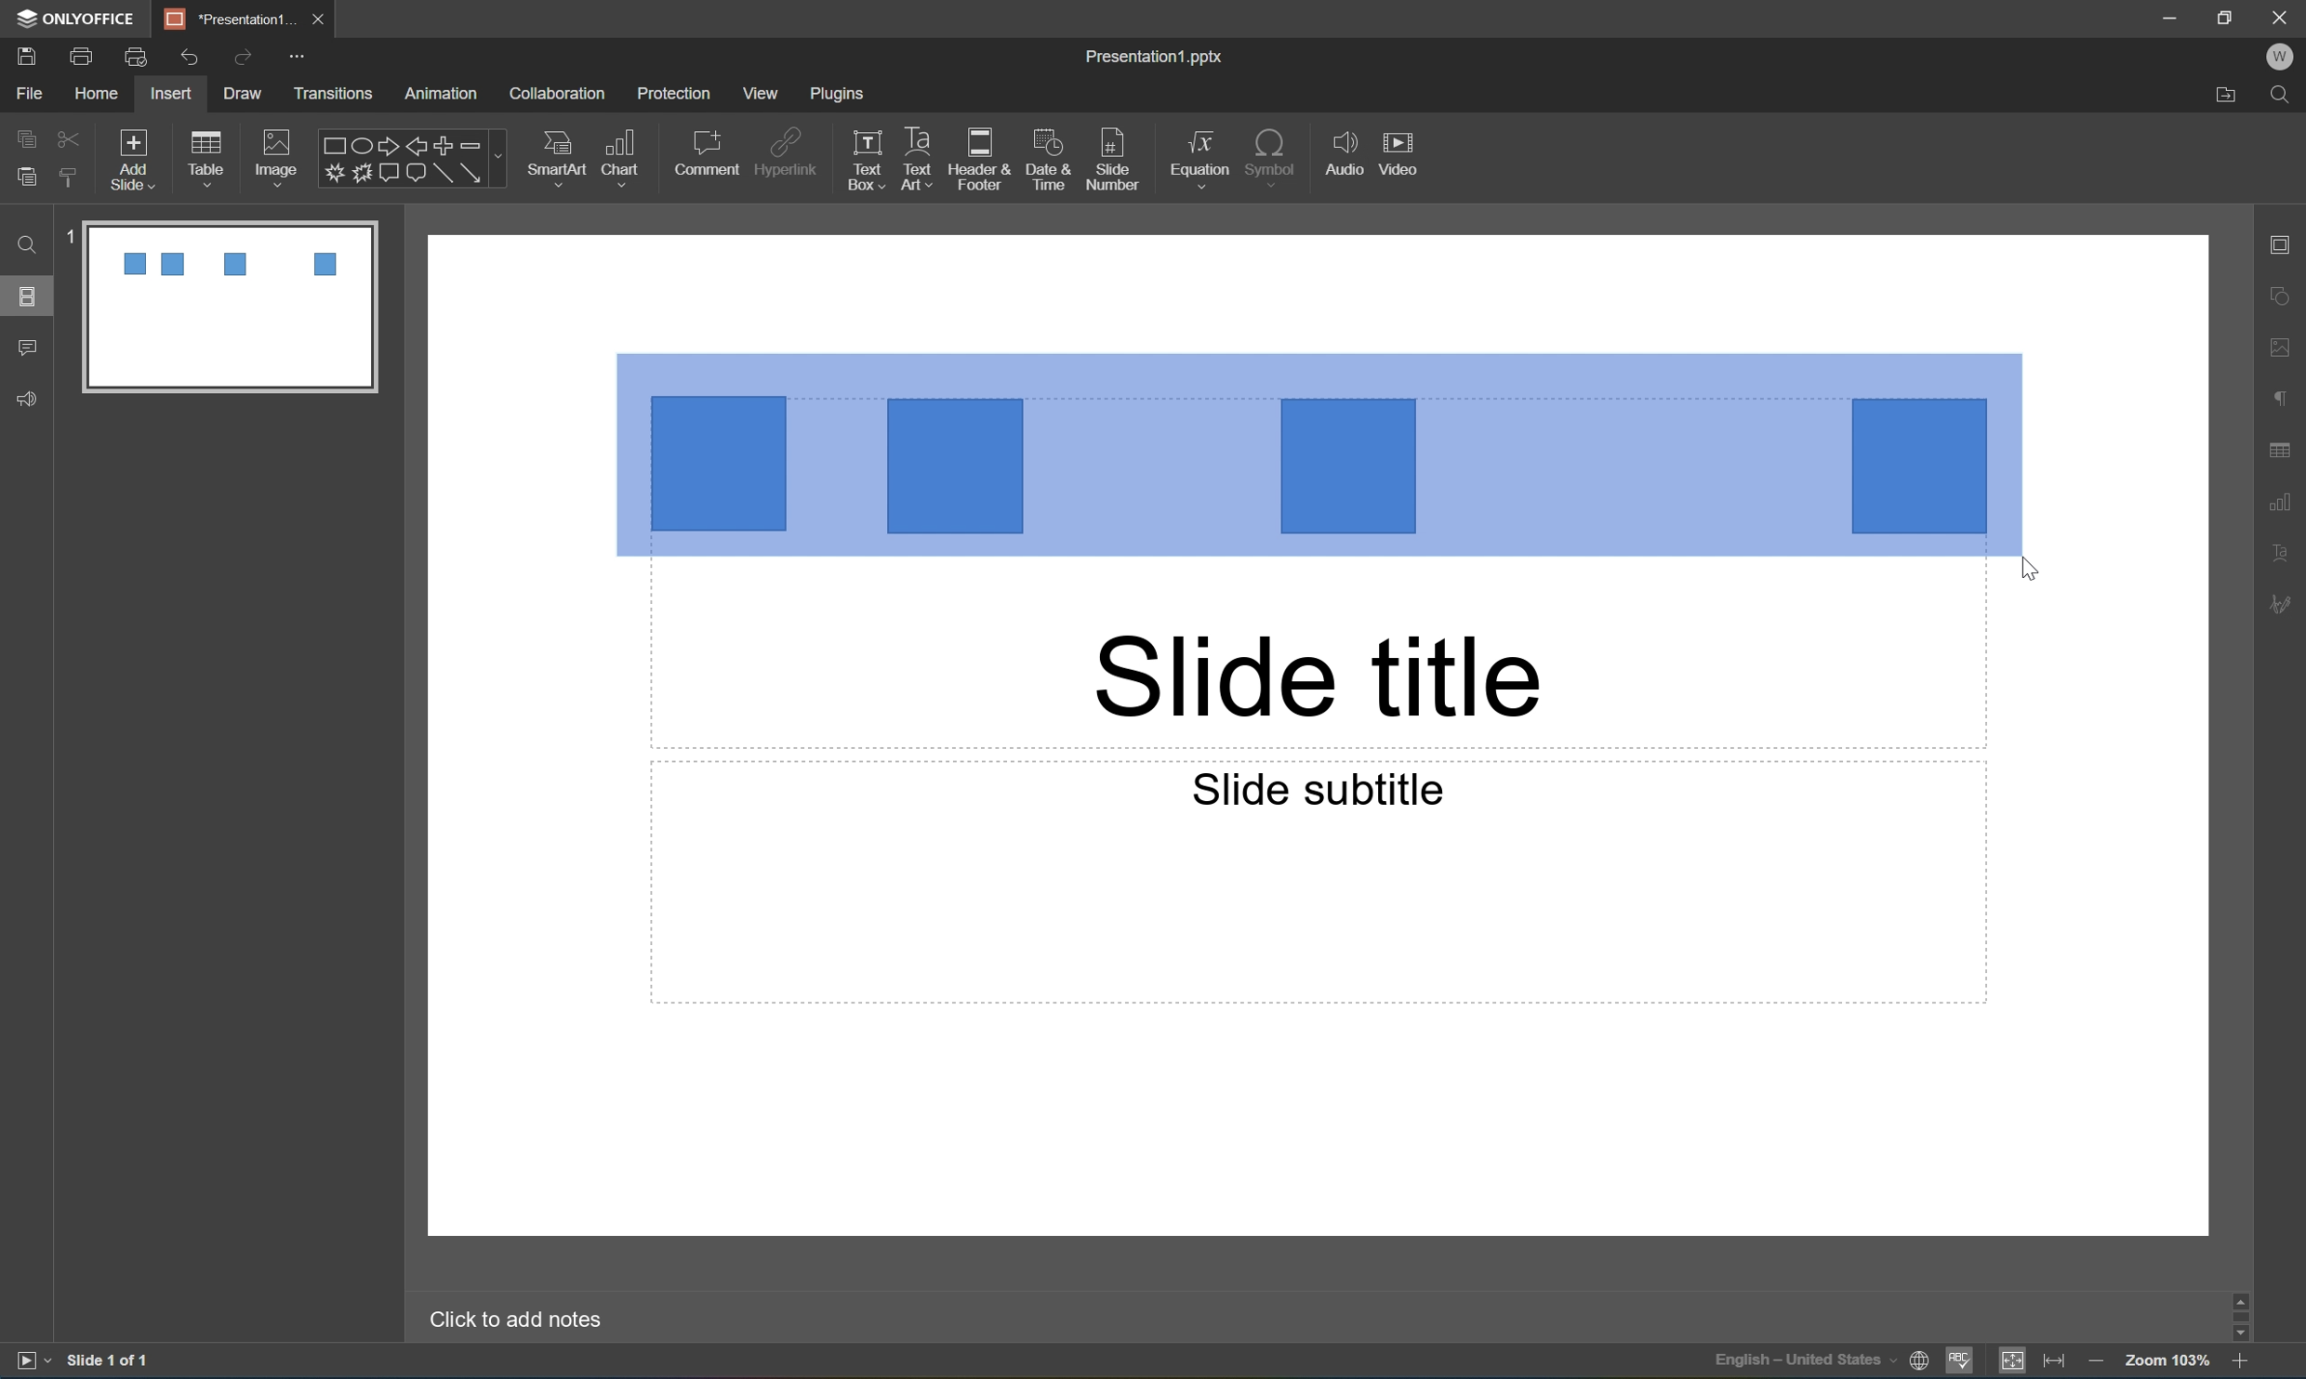 This screenshot has height=1379, width=2306. I want to click on fit too slide, so click(2014, 1362).